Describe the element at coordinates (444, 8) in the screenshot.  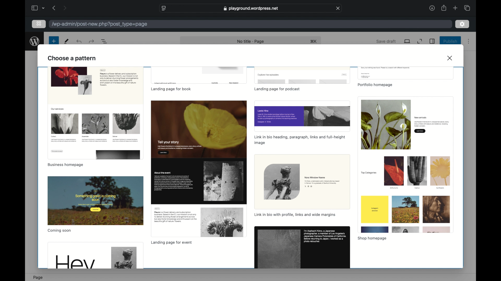
I see `share` at that location.